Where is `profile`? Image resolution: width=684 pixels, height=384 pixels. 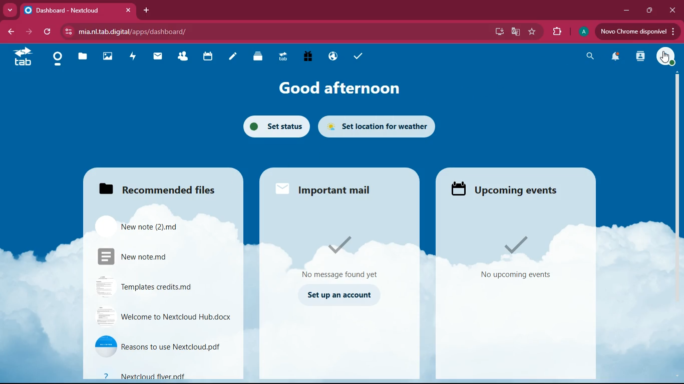
profile is located at coordinates (583, 32).